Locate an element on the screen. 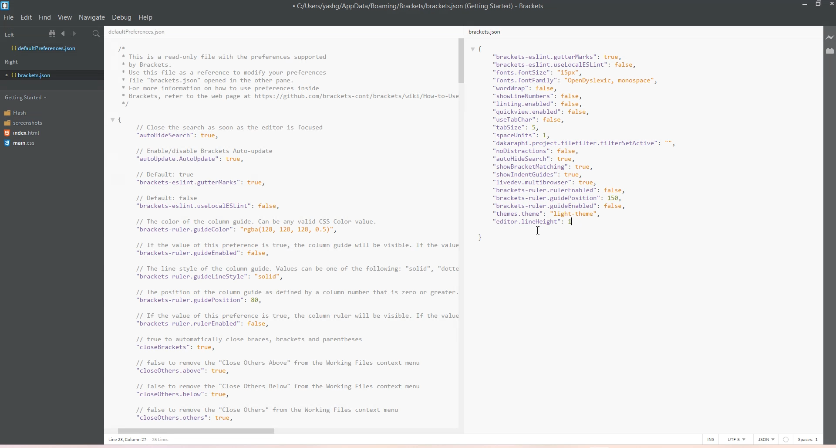 The width and height of the screenshot is (836, 448). Navigate Forwards is located at coordinates (76, 34).